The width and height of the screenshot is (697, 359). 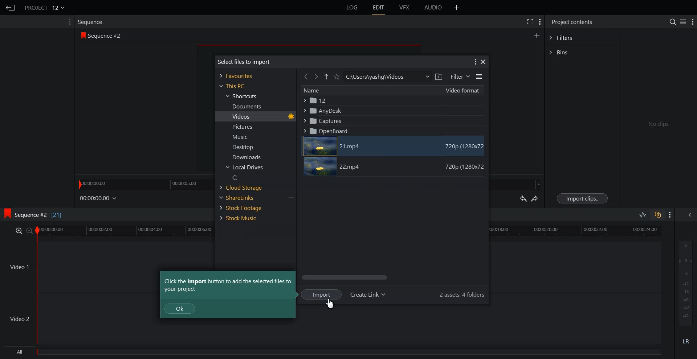 I want to click on Filter, so click(x=459, y=77).